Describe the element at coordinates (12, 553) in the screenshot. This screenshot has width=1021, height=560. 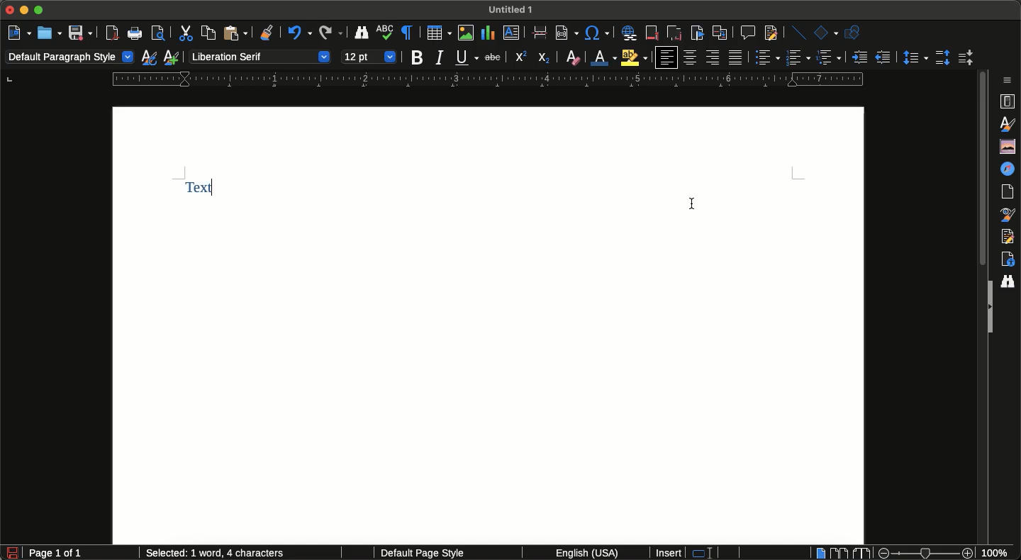
I see `Save` at that location.